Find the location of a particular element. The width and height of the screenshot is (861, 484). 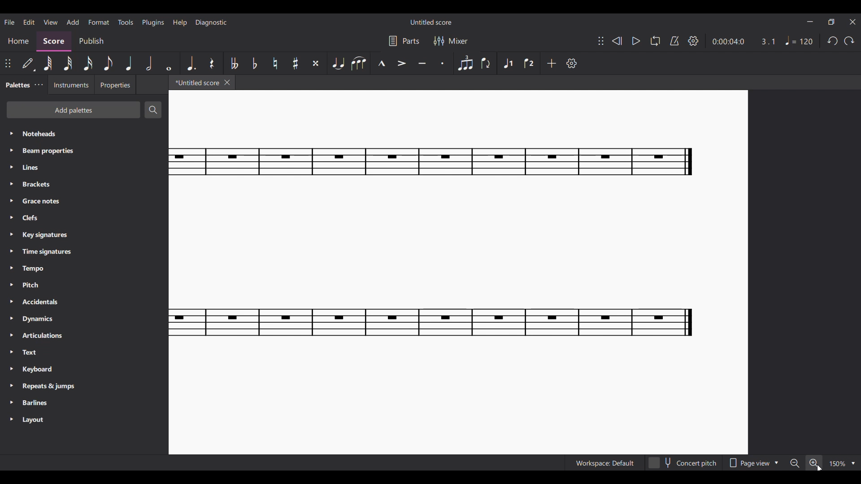

Score, current section highlighted is located at coordinates (54, 42).